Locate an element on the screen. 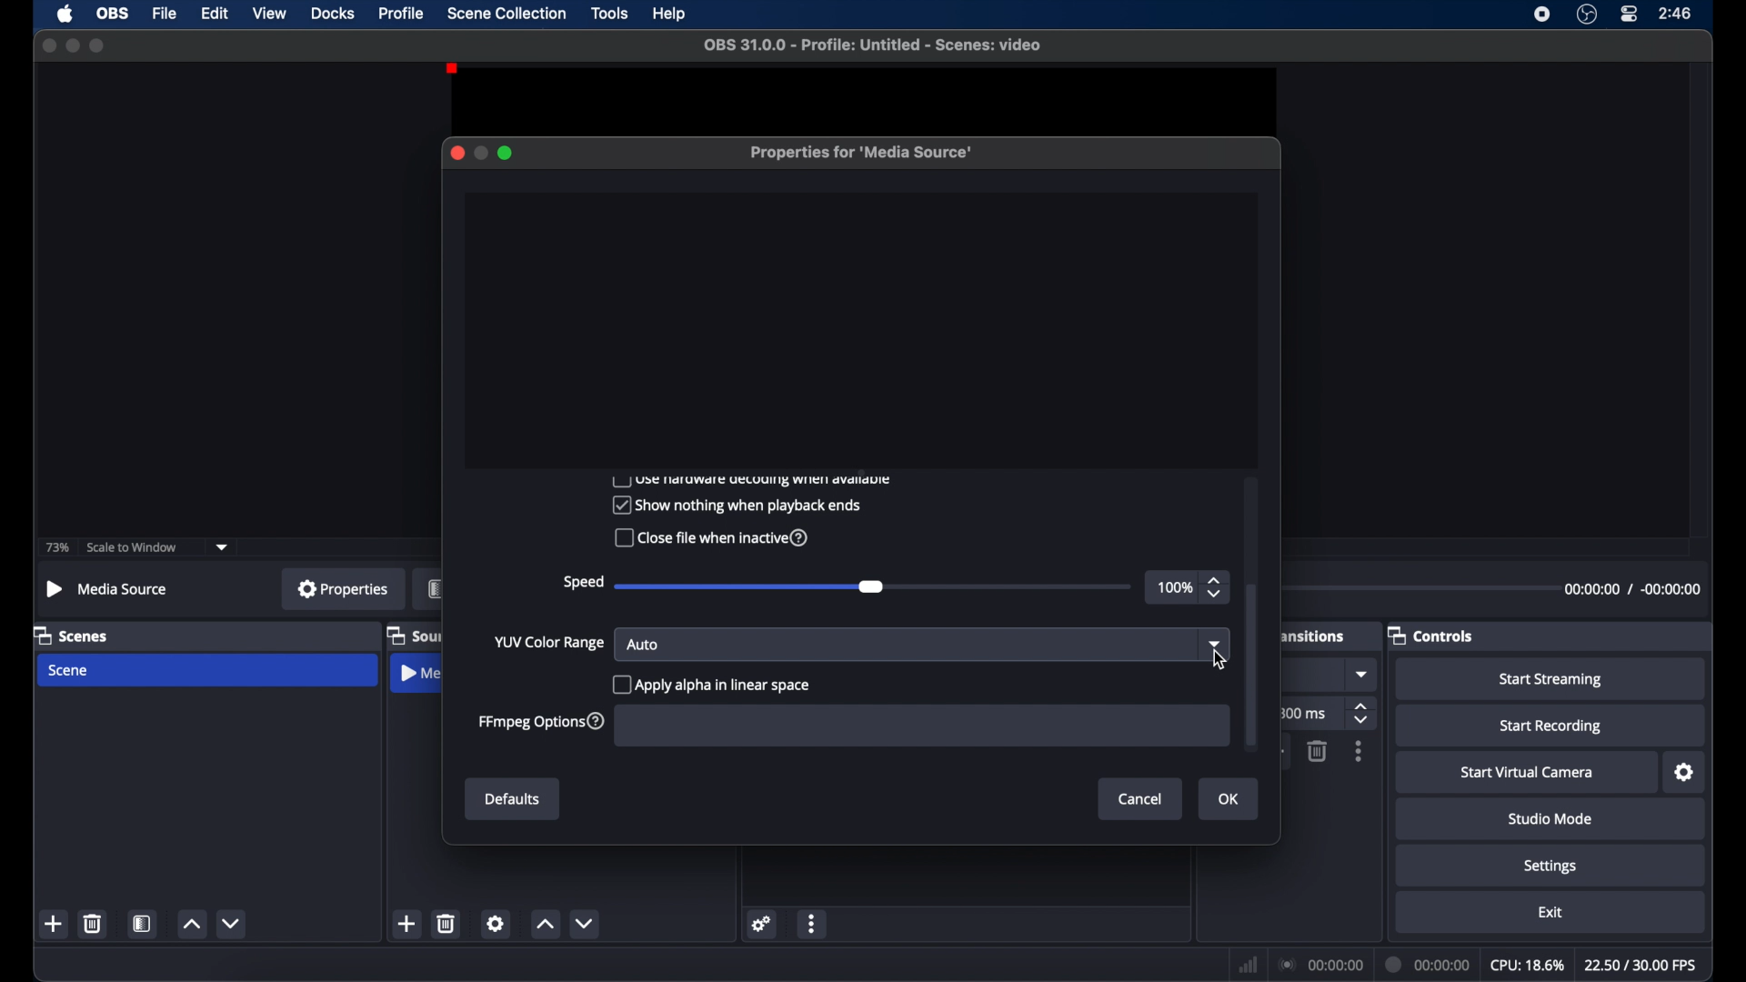 The width and height of the screenshot is (1746, 982). minimize is located at coordinates (480, 153).